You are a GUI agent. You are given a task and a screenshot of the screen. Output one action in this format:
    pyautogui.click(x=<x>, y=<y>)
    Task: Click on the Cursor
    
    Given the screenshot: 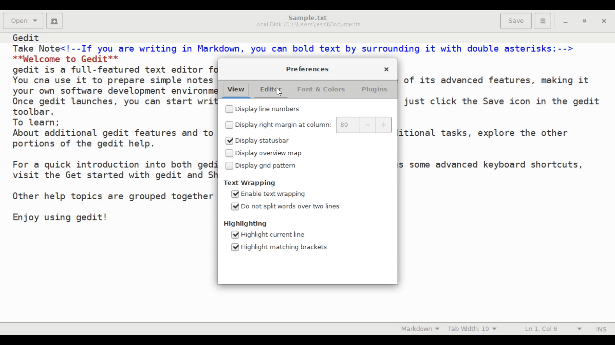 What is the action you would take?
    pyautogui.click(x=279, y=93)
    